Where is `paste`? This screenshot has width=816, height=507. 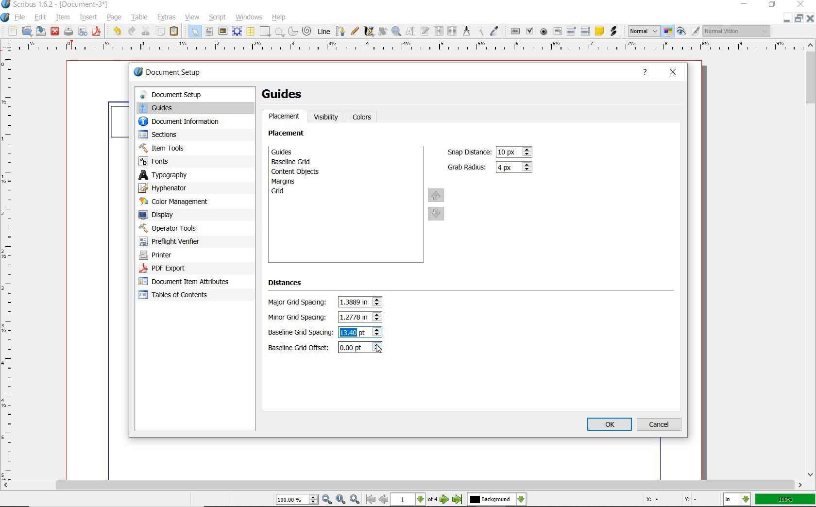 paste is located at coordinates (176, 32).